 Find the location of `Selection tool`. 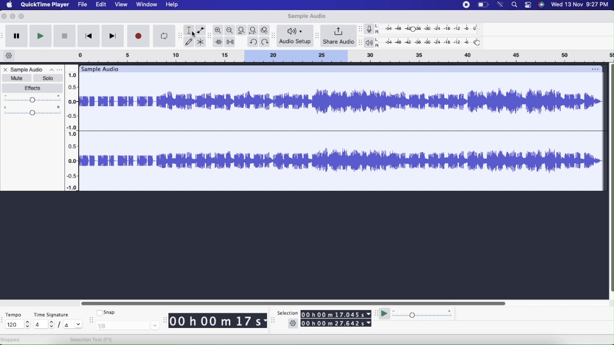

Selection tool is located at coordinates (189, 30).